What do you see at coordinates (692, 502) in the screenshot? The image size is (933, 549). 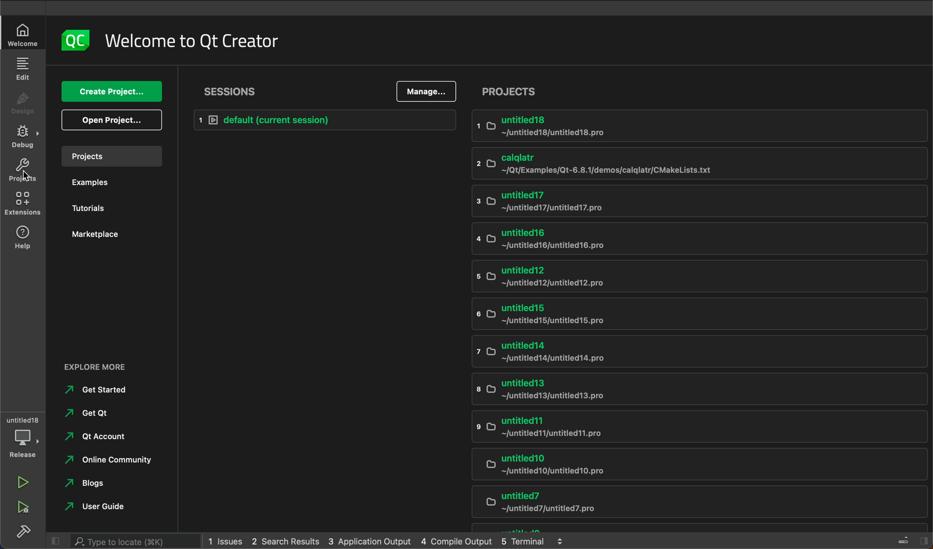 I see `untitled7` at bounding box center [692, 502].